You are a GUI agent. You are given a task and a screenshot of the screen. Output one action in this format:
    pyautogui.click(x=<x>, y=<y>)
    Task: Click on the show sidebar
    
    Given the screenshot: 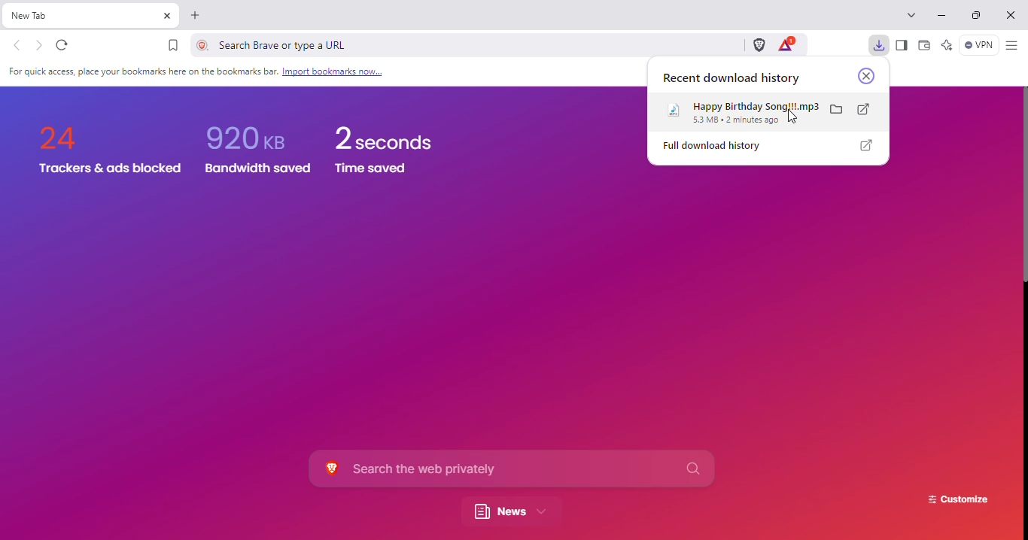 What is the action you would take?
    pyautogui.click(x=902, y=45)
    